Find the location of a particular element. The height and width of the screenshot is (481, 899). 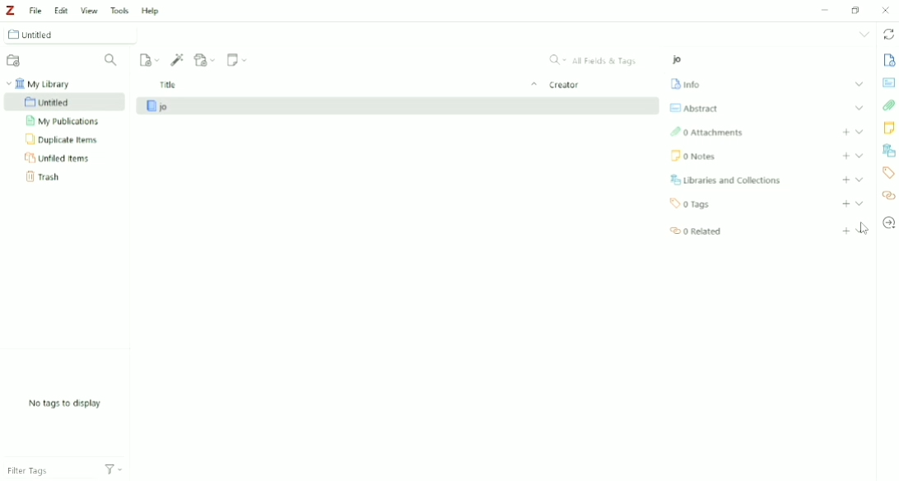

List all tabs is located at coordinates (863, 35).